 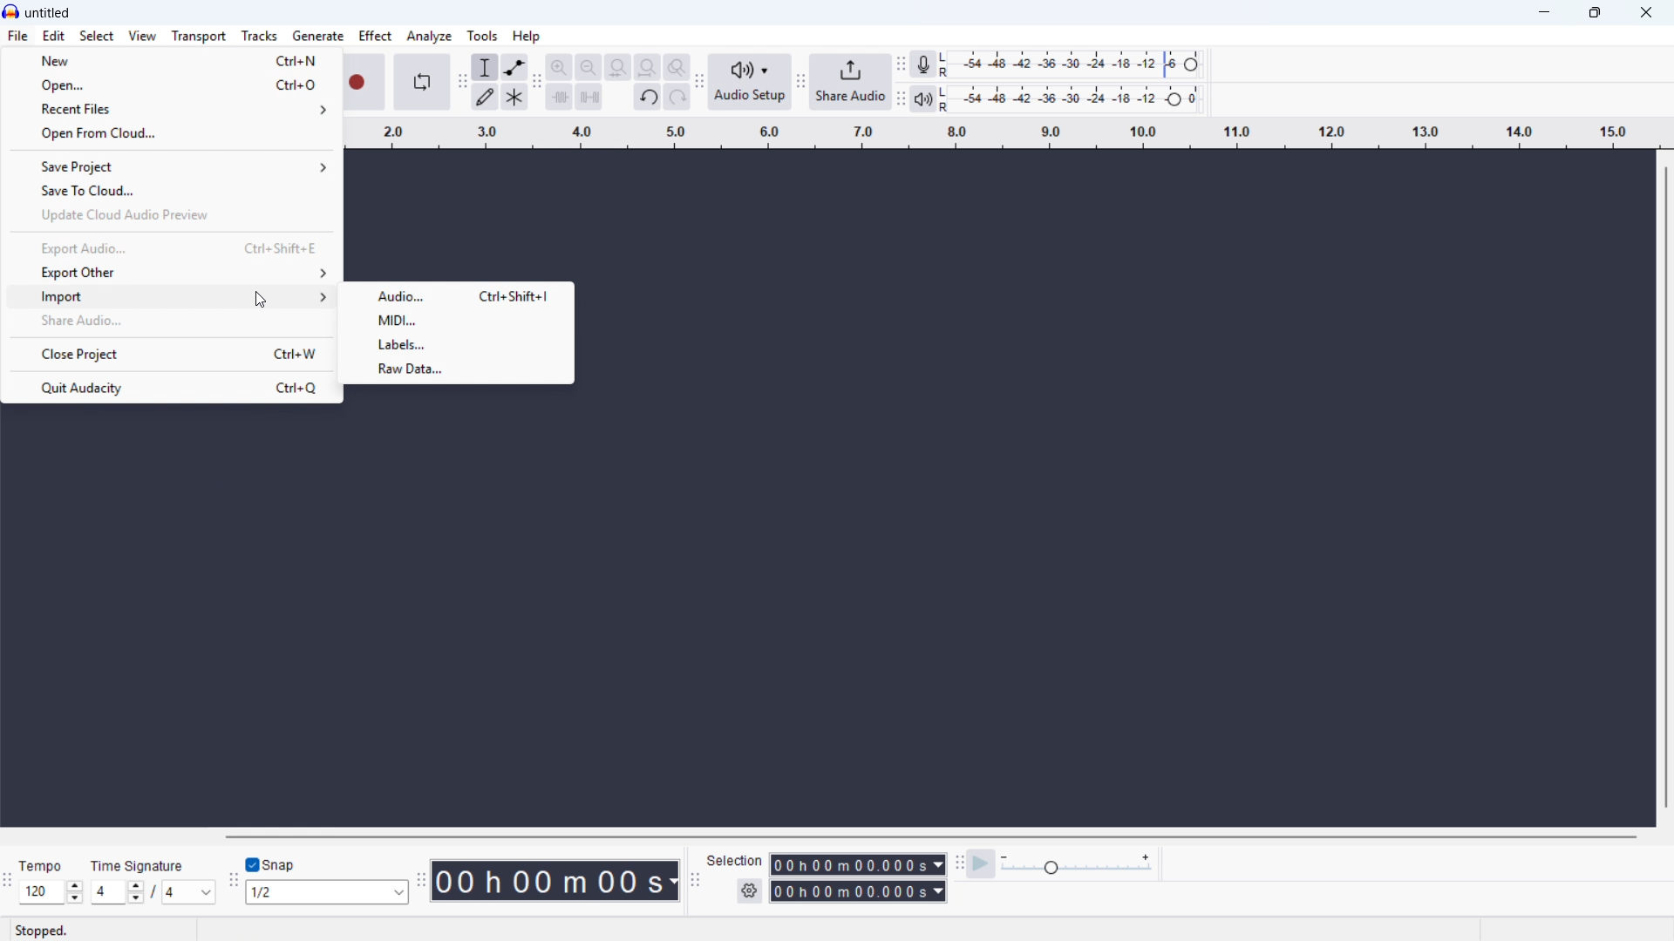 What do you see at coordinates (982, 863) in the screenshot?
I see `Play at speed ` at bounding box center [982, 863].